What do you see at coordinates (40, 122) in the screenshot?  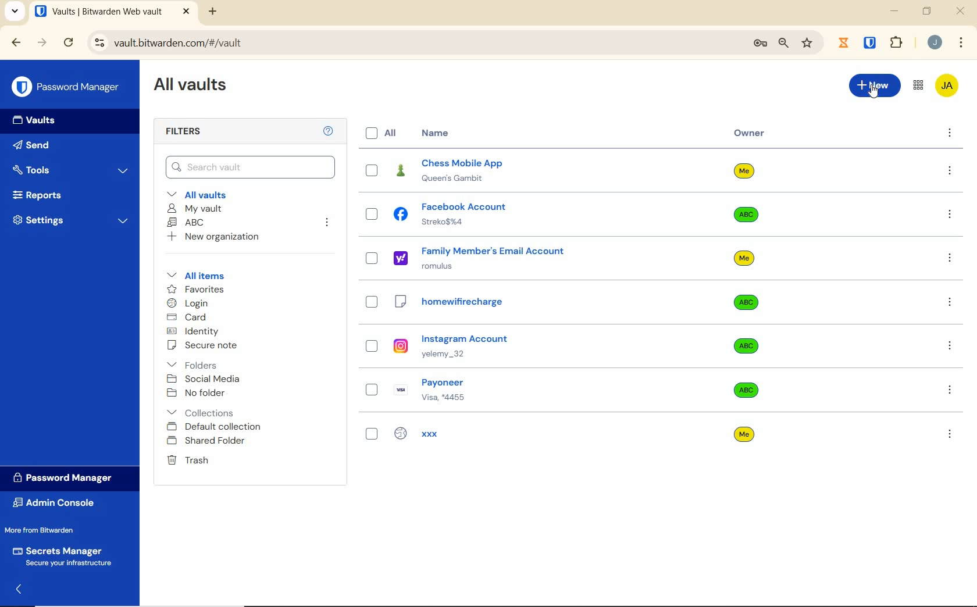 I see `Vaults` at bounding box center [40, 122].